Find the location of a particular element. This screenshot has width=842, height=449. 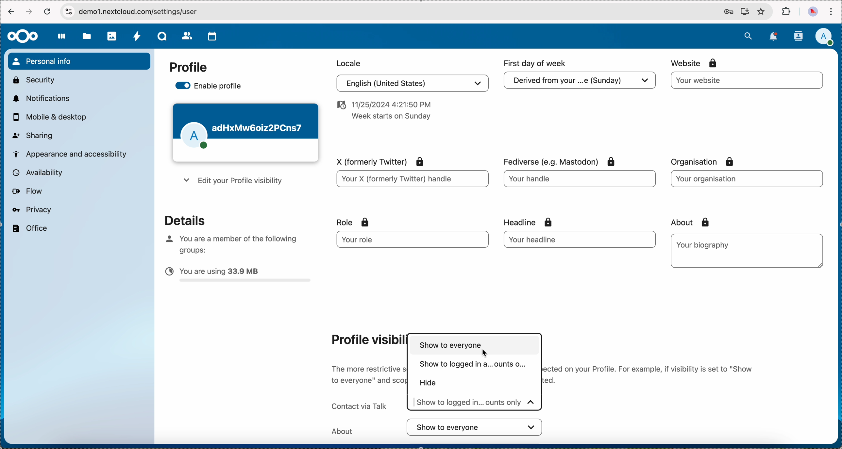

mobile and desktop is located at coordinates (53, 117).